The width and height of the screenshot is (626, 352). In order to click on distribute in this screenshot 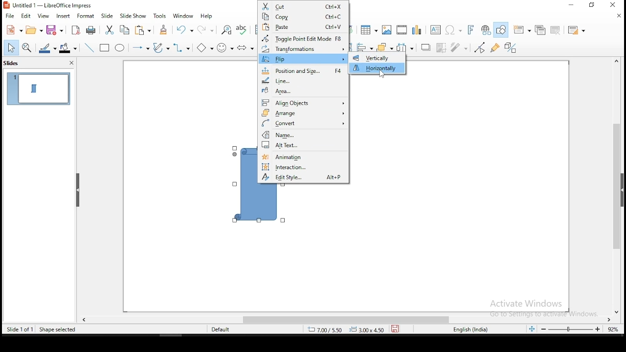, I will do `click(404, 48)`.